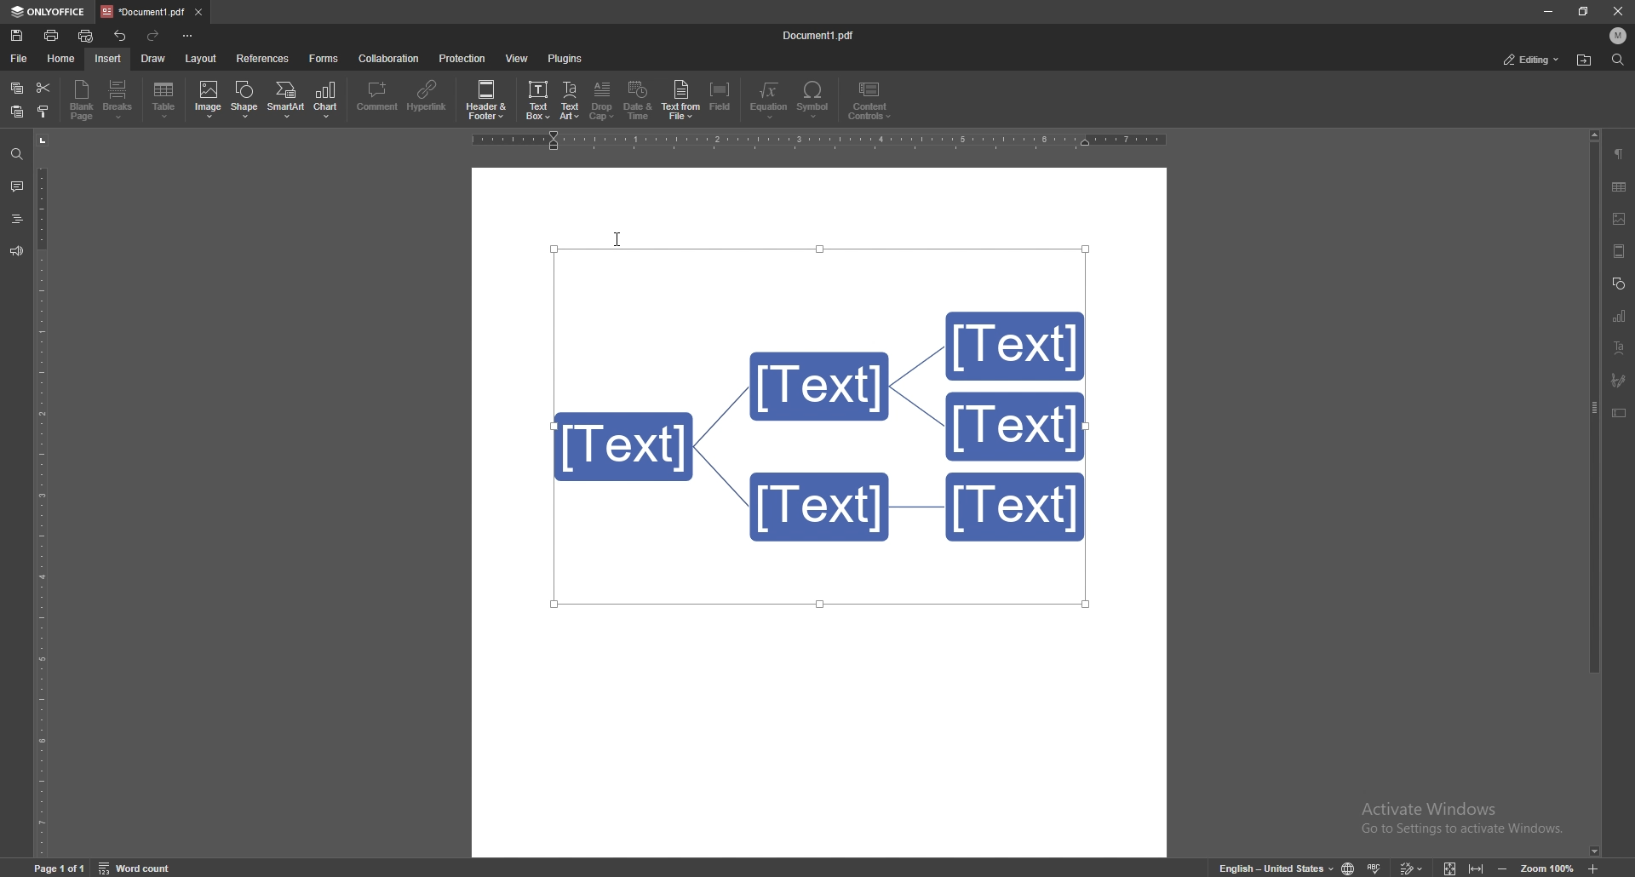 Image resolution: width=1635 pixels, height=877 pixels. I want to click on equation, so click(772, 100).